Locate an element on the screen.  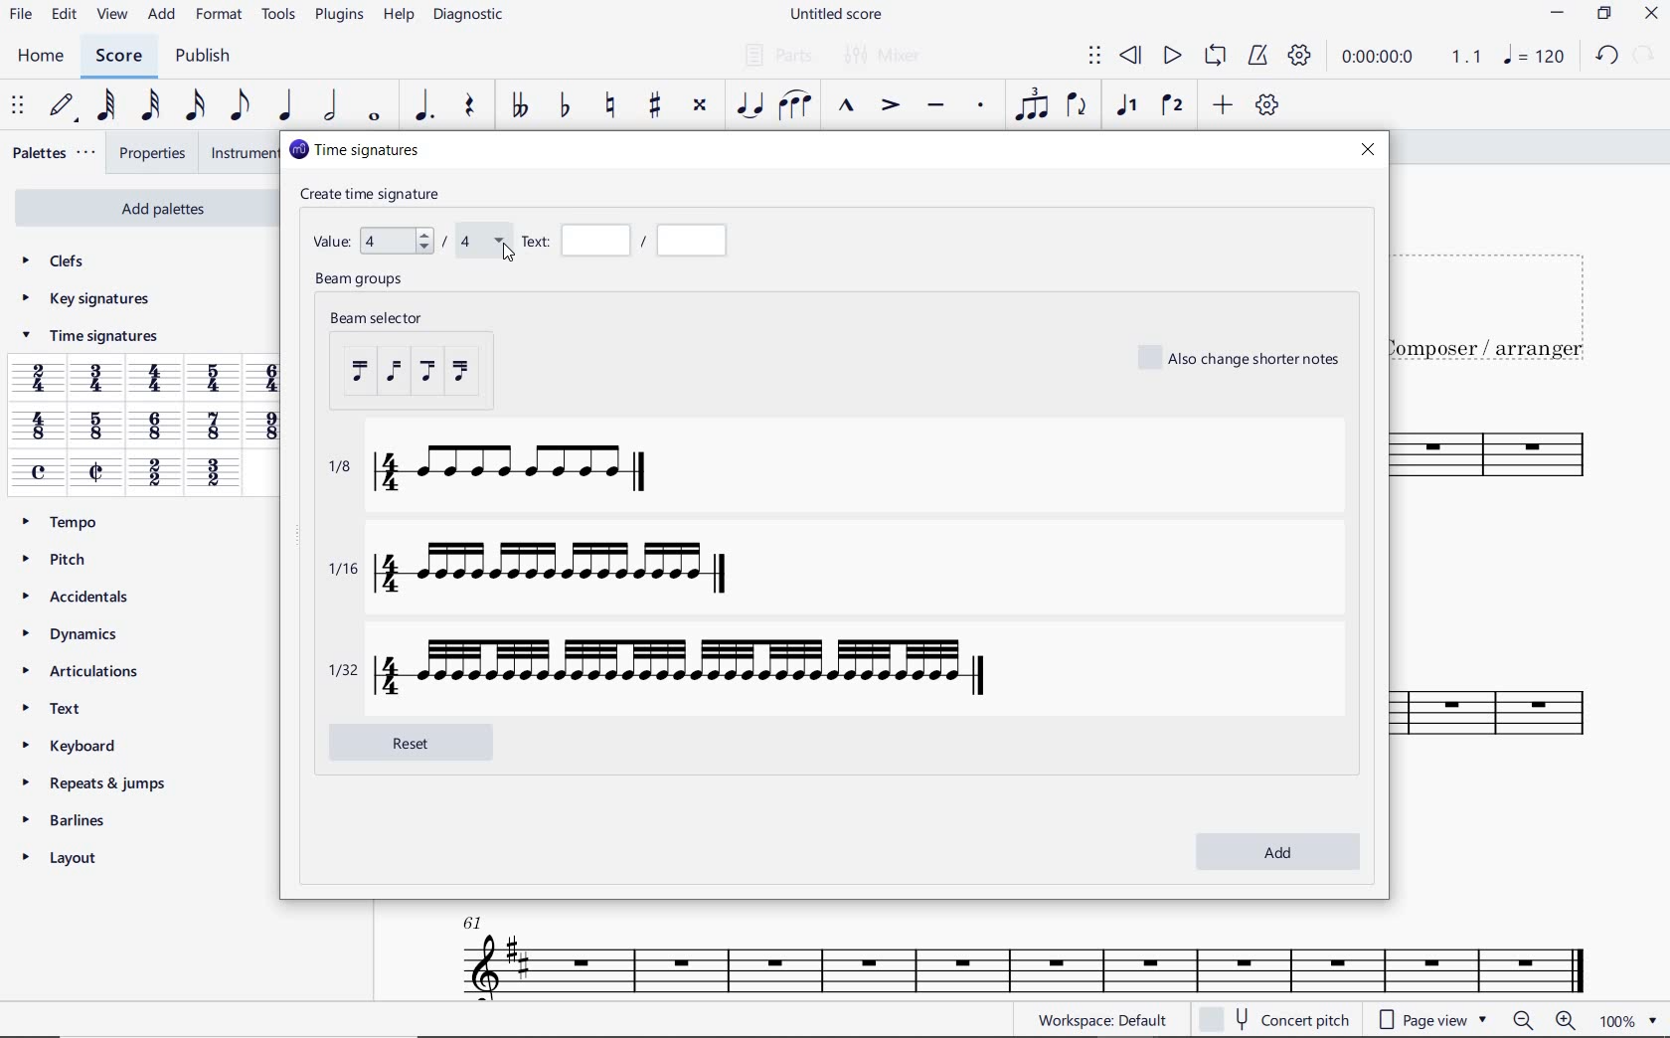
ARTICULATIONS is located at coordinates (83, 671).